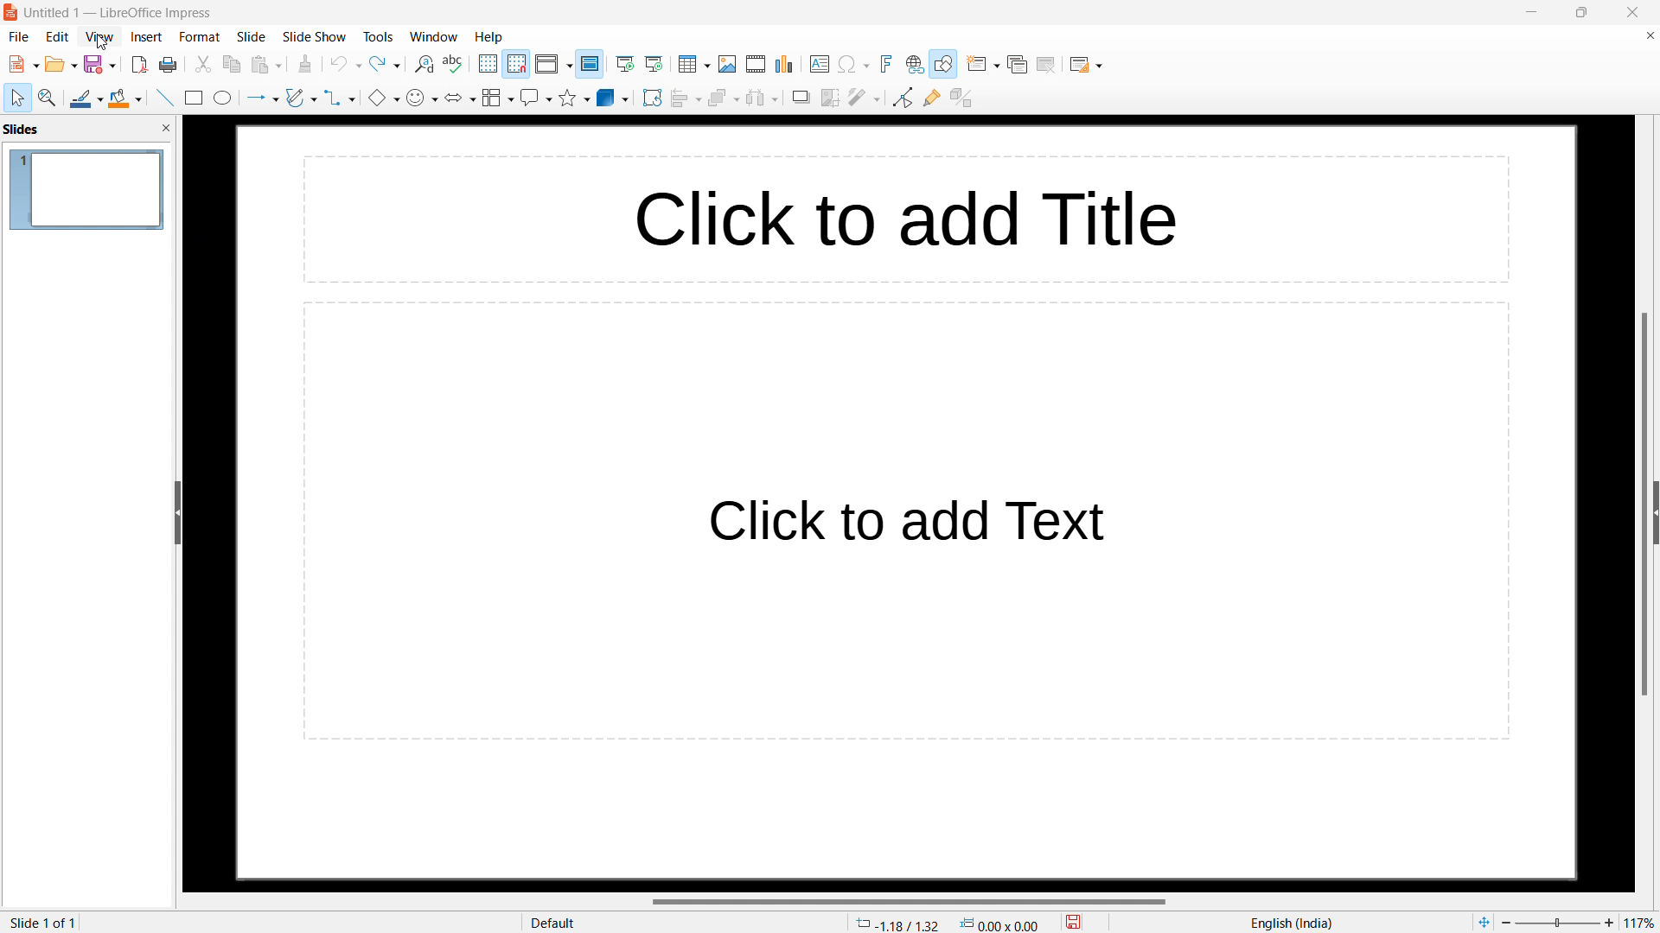 Image resolution: width=1660 pixels, height=933 pixels. Describe the element at coordinates (11, 13) in the screenshot. I see `logo` at that location.